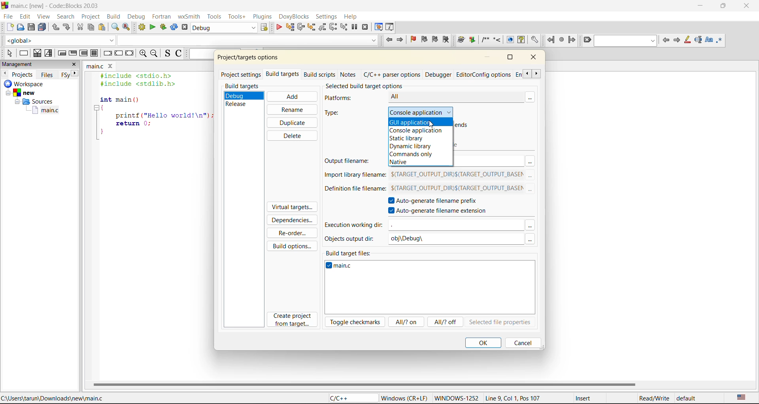  Describe the element at coordinates (162, 15) in the screenshot. I see `fortran` at that location.